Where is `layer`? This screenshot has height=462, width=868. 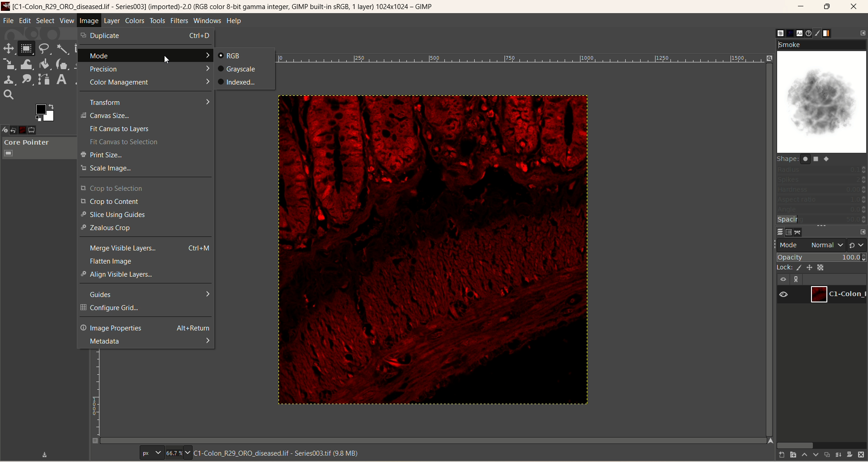 layer is located at coordinates (111, 21).